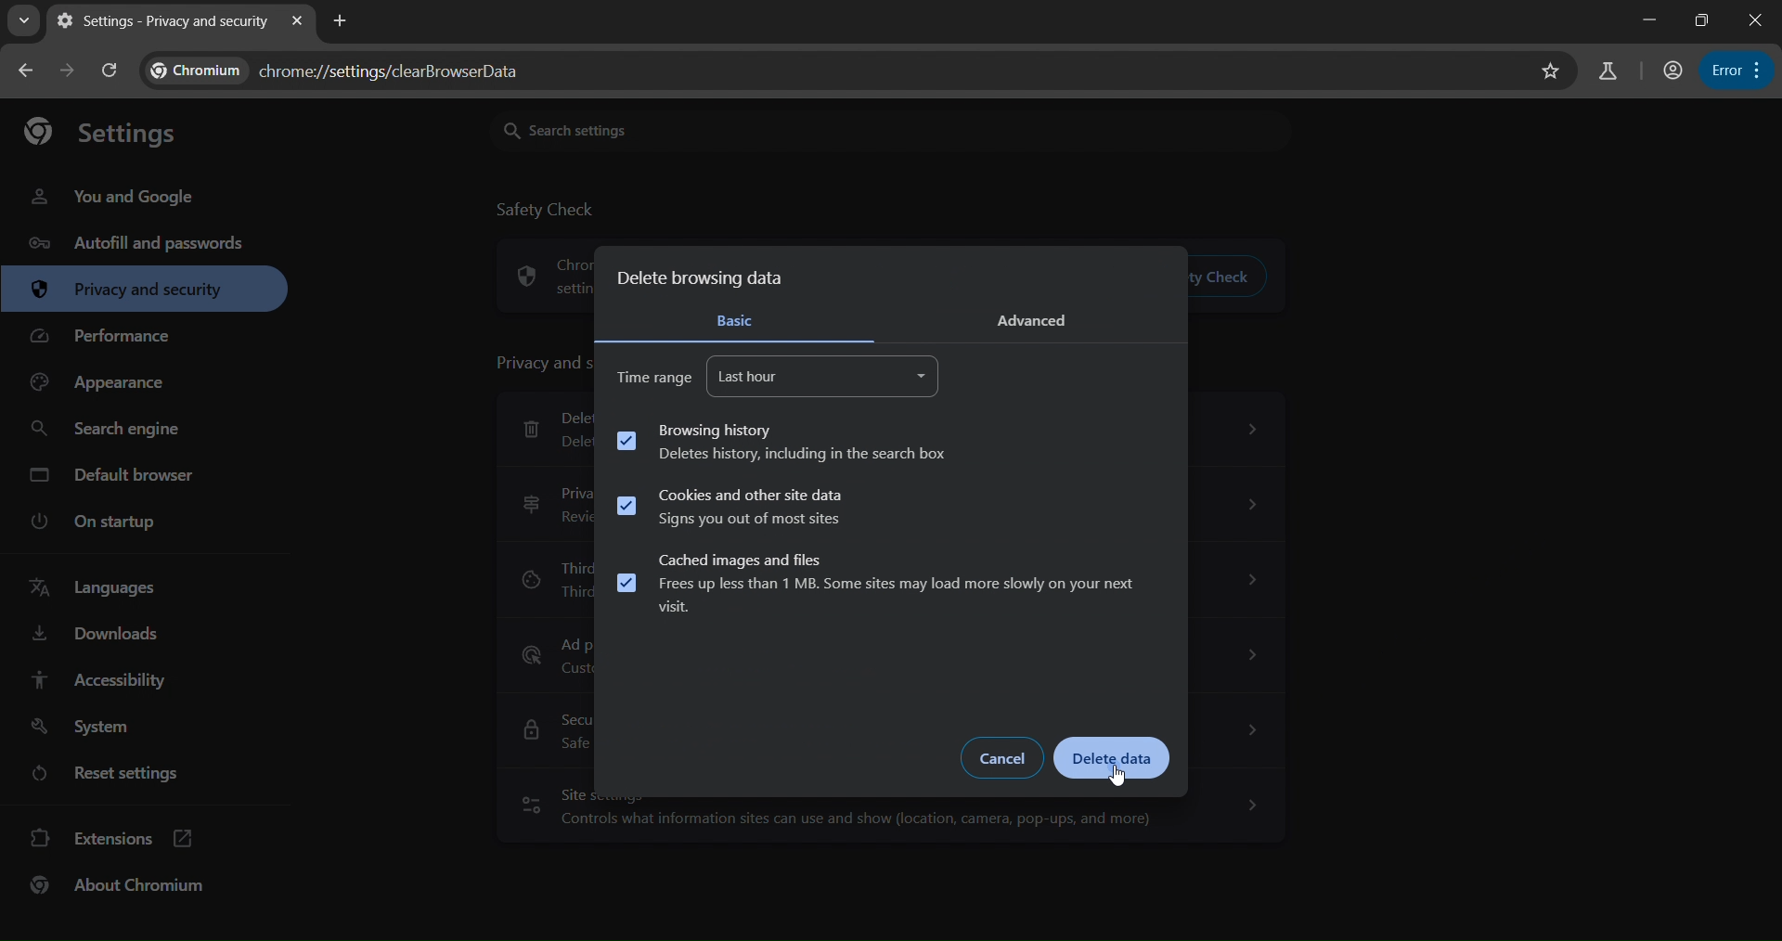 This screenshot has height=941, width=1782. Describe the element at coordinates (1736, 71) in the screenshot. I see `menu` at that location.